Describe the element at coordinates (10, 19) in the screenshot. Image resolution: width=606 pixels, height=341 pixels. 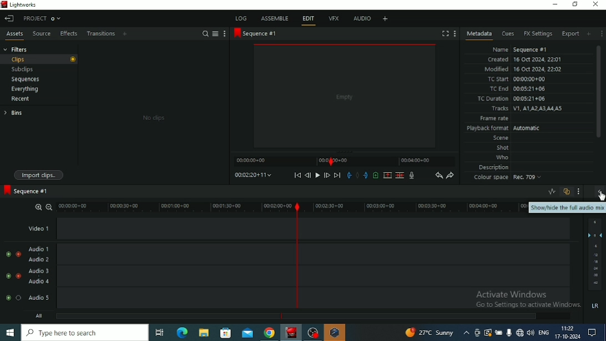
I see `Exit the current project and return to the project browser` at that location.